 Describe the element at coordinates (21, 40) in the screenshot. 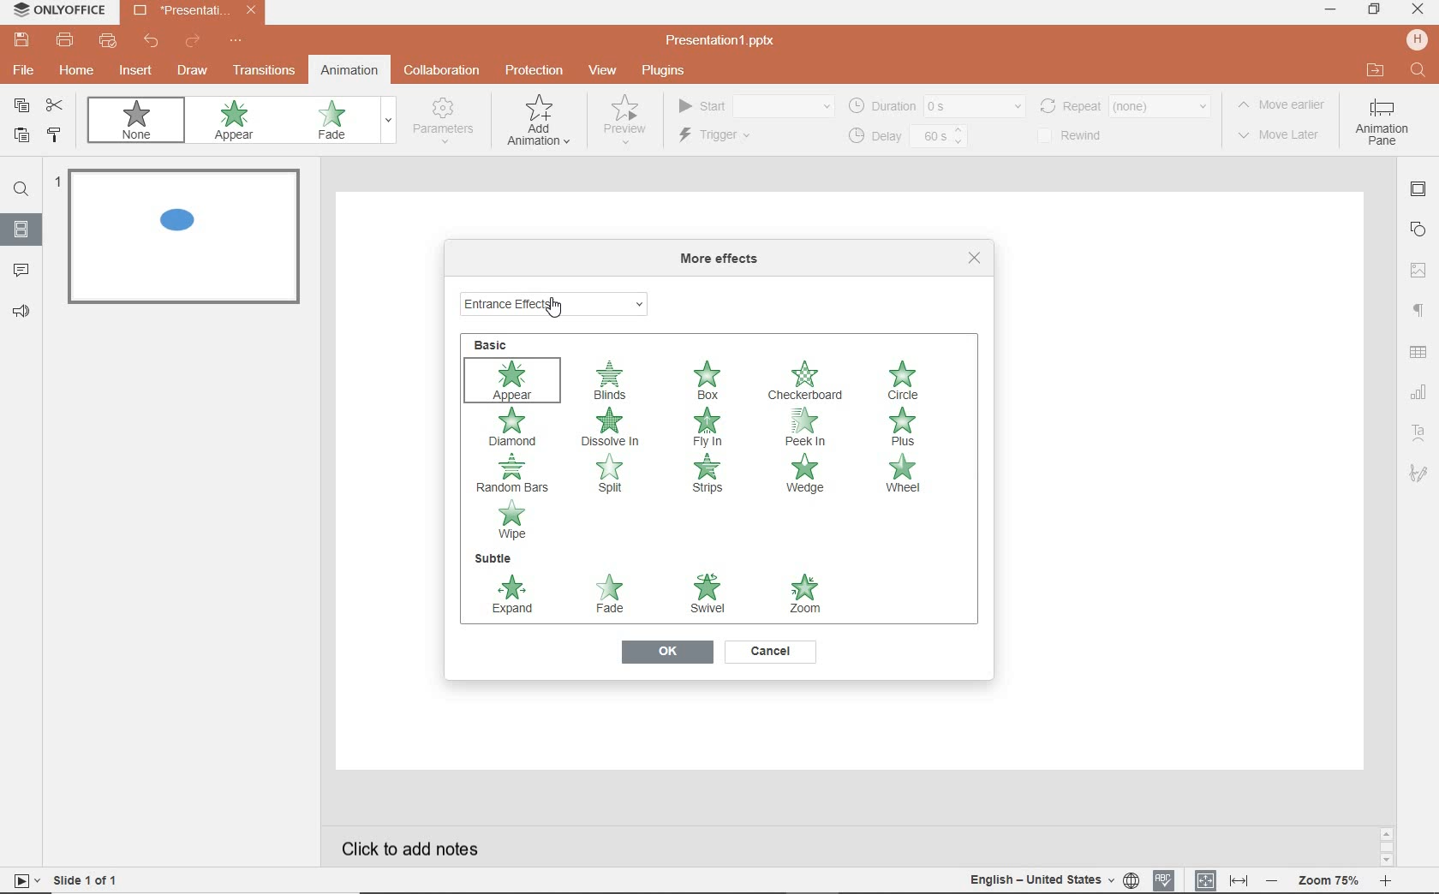

I see `save` at that location.